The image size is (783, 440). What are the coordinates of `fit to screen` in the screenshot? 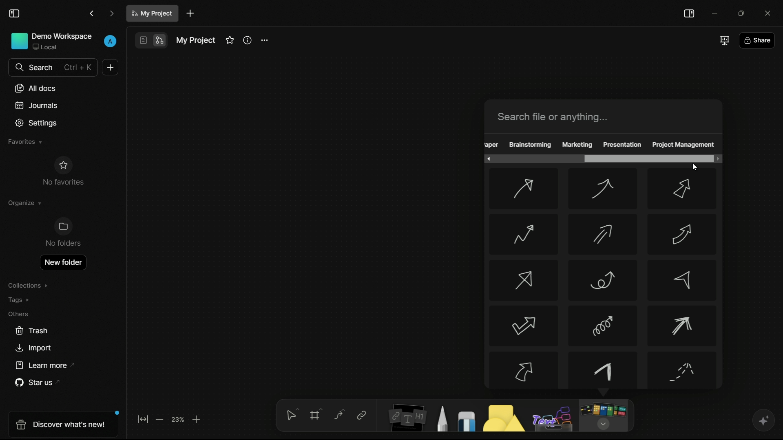 It's located at (143, 419).